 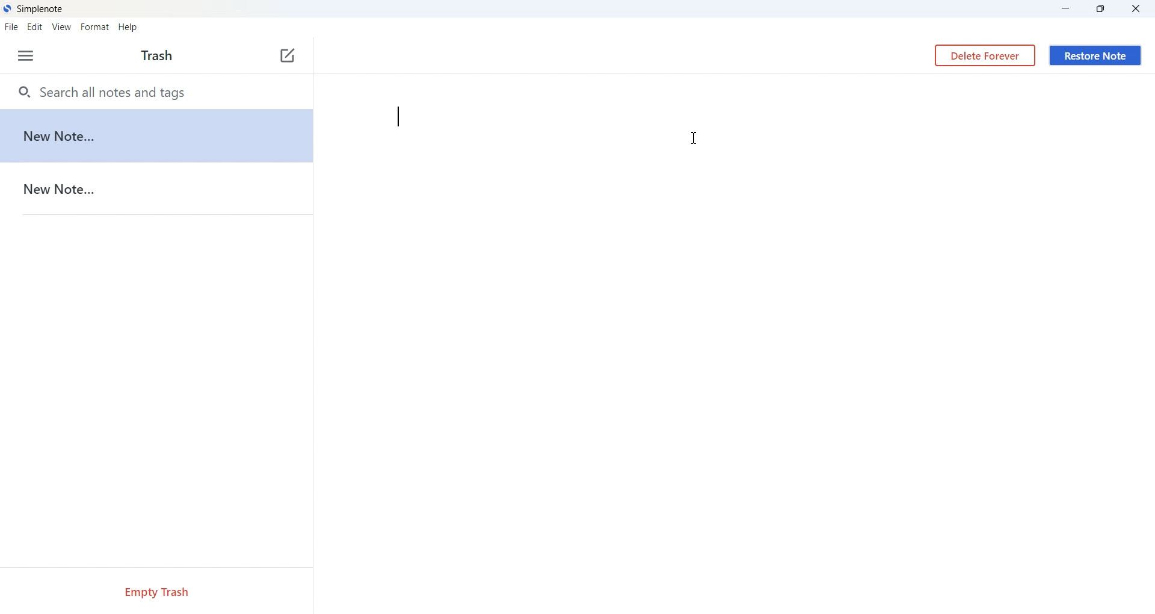 I want to click on Search all notes and tags, so click(x=156, y=91).